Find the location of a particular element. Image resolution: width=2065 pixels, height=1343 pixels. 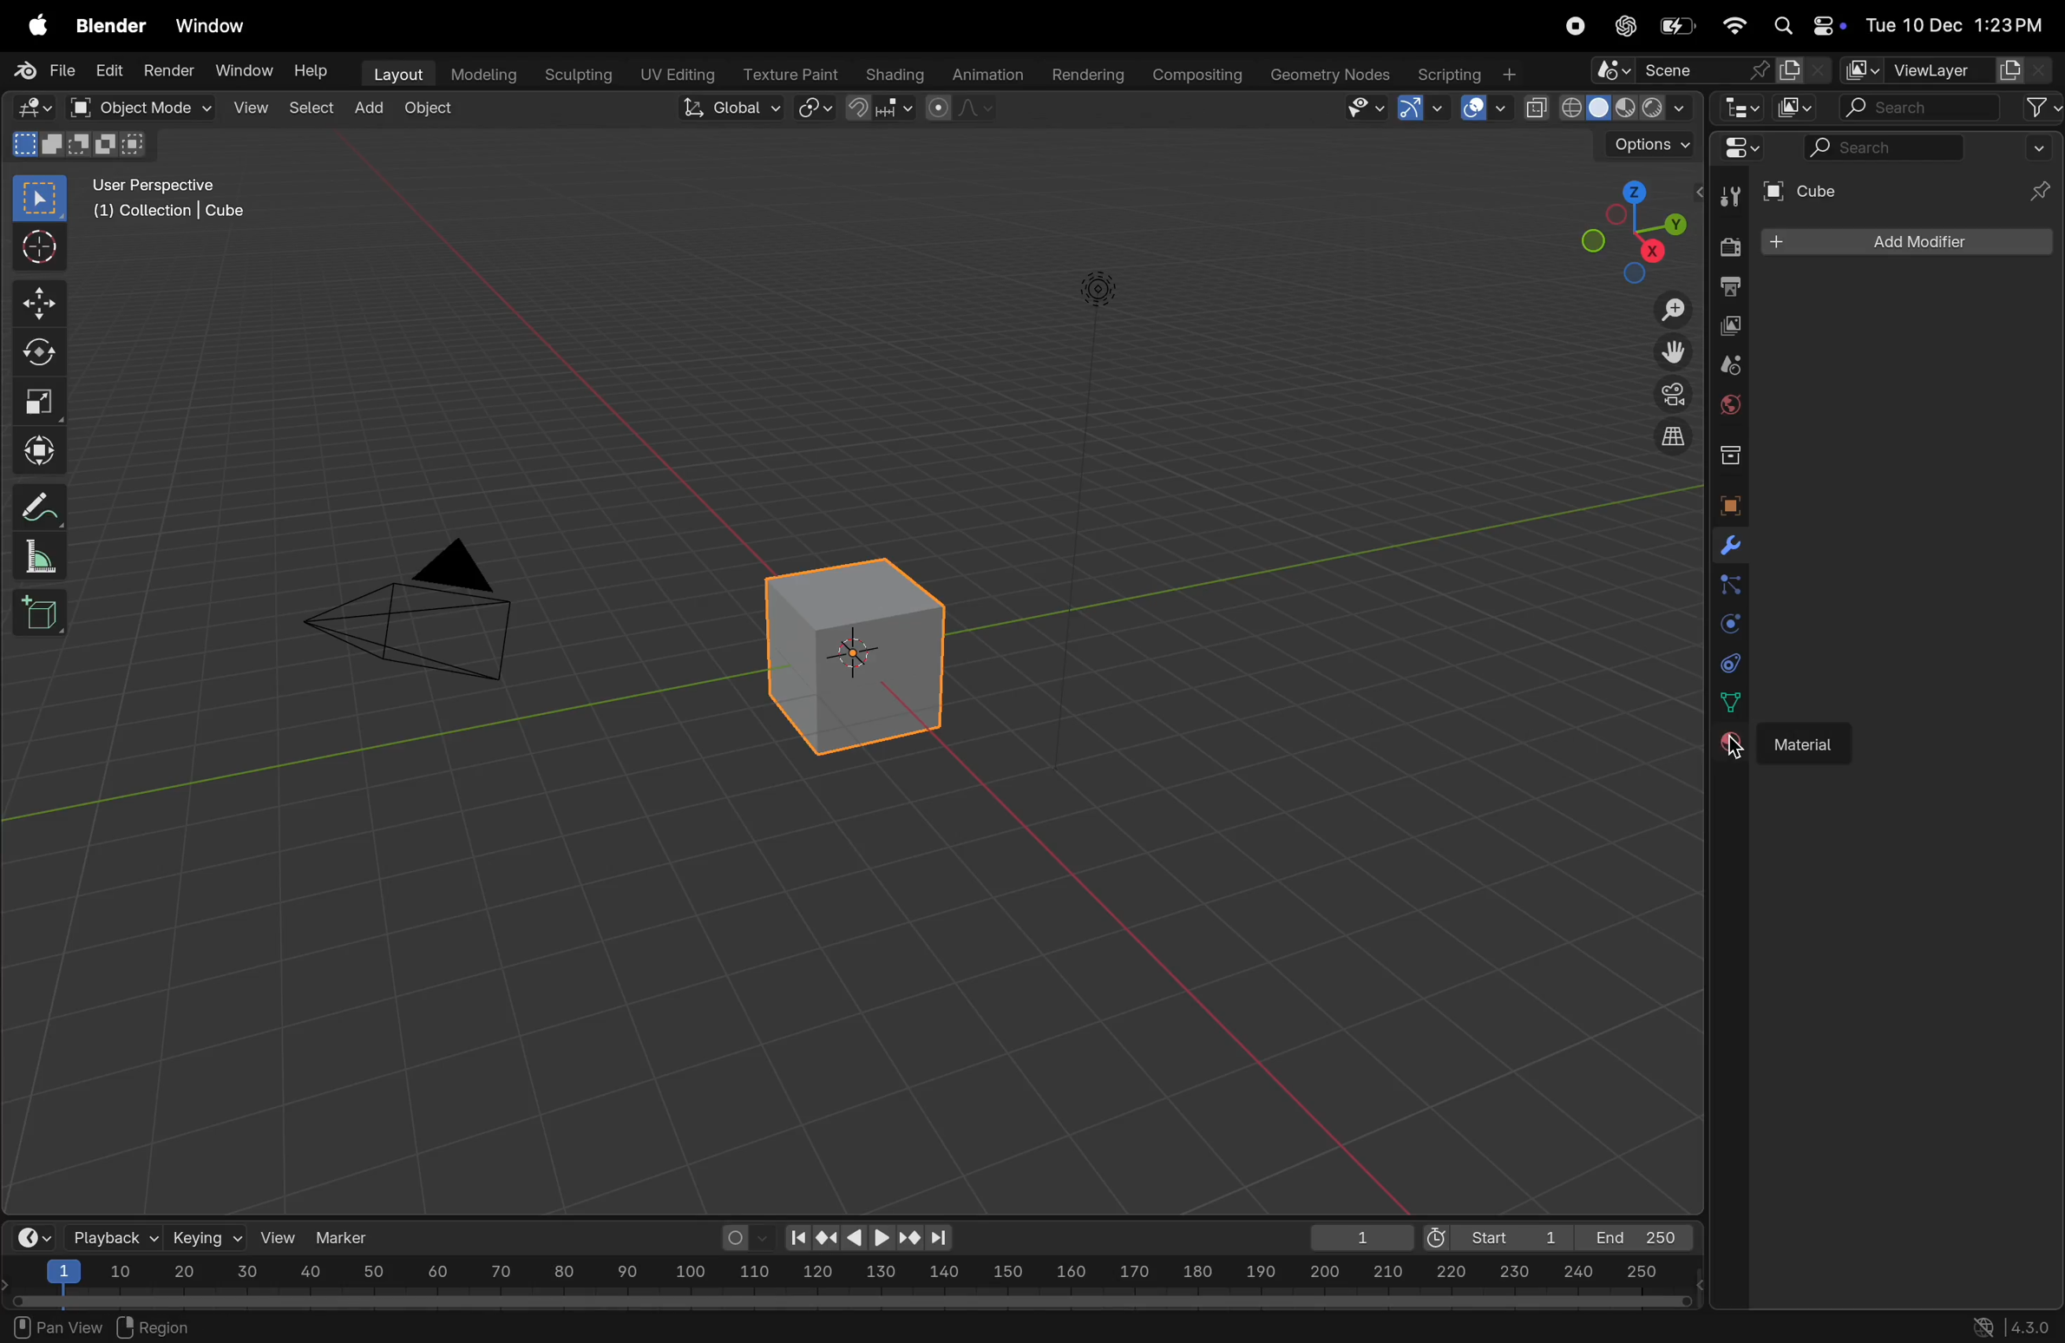

cube is located at coordinates (1858, 189).